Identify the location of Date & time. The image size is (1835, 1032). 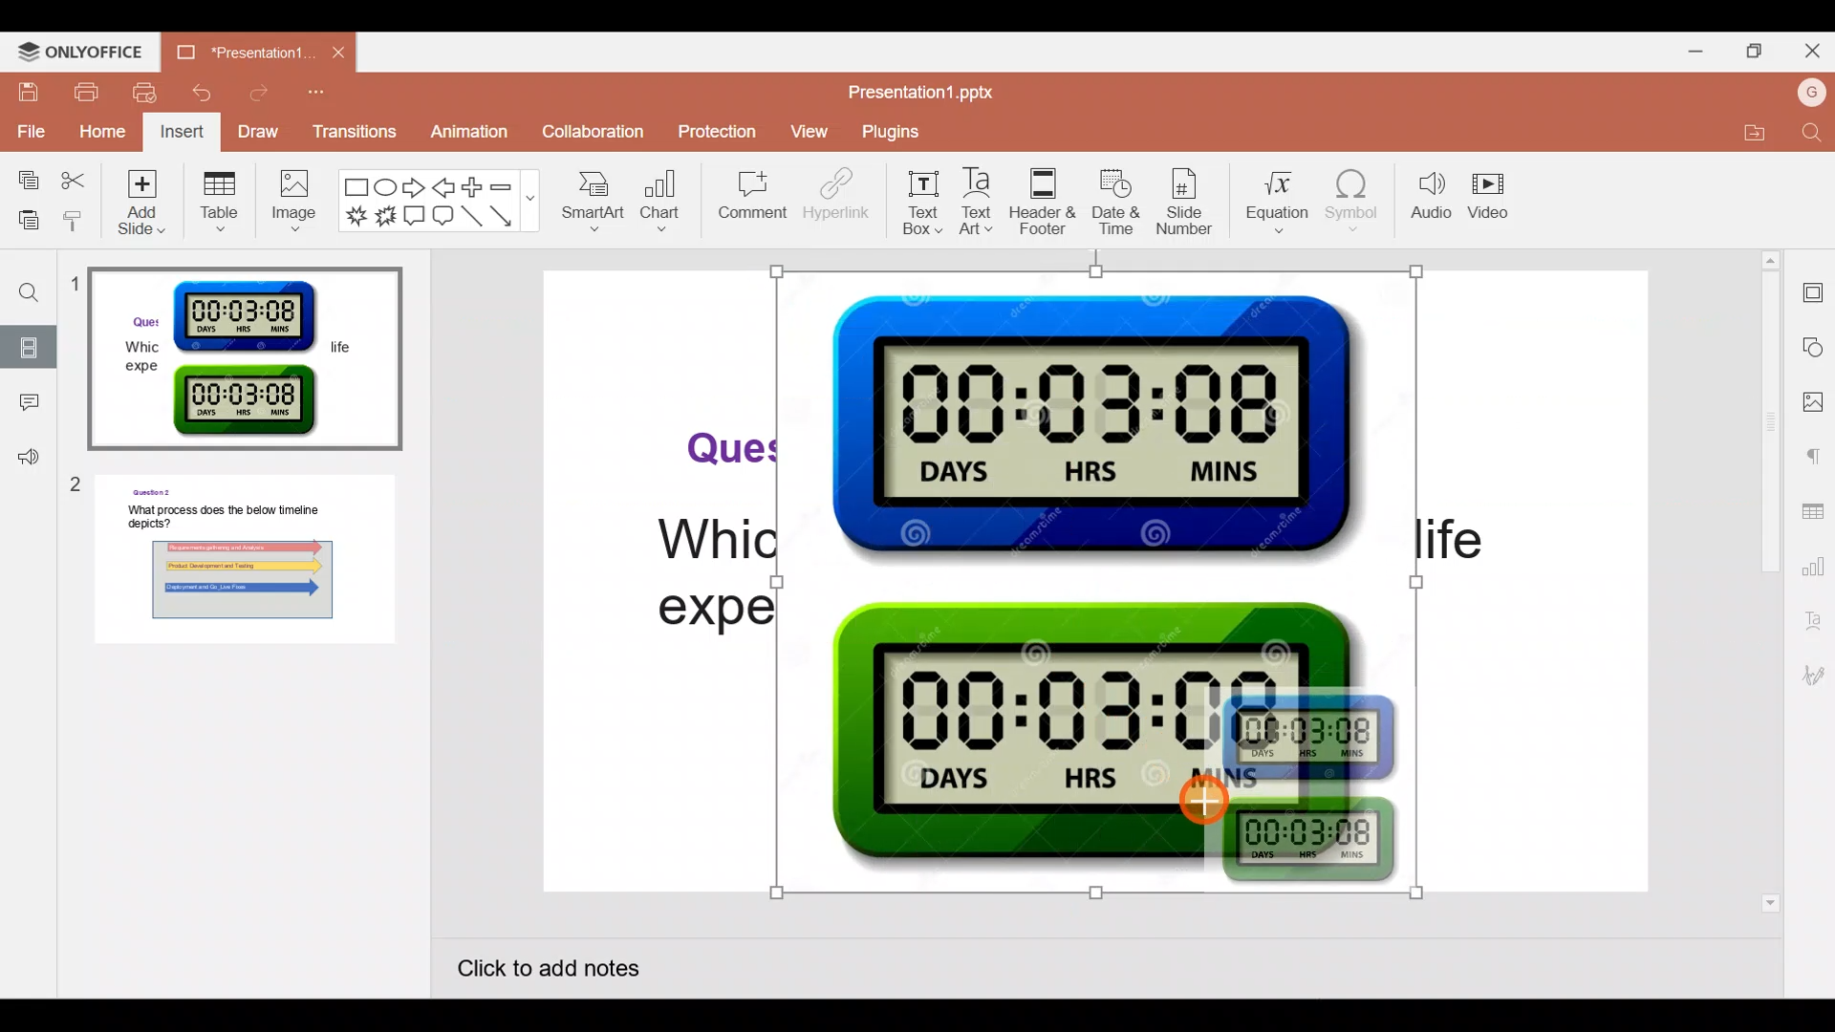
(1118, 205).